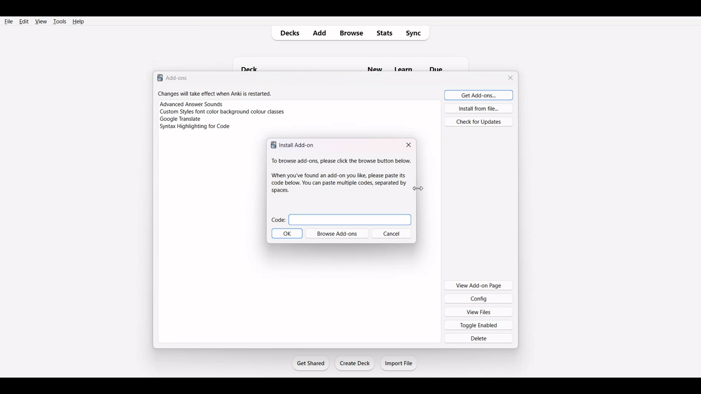 This screenshot has height=394, width=701. What do you see at coordinates (341, 218) in the screenshot?
I see `Code ` at bounding box center [341, 218].